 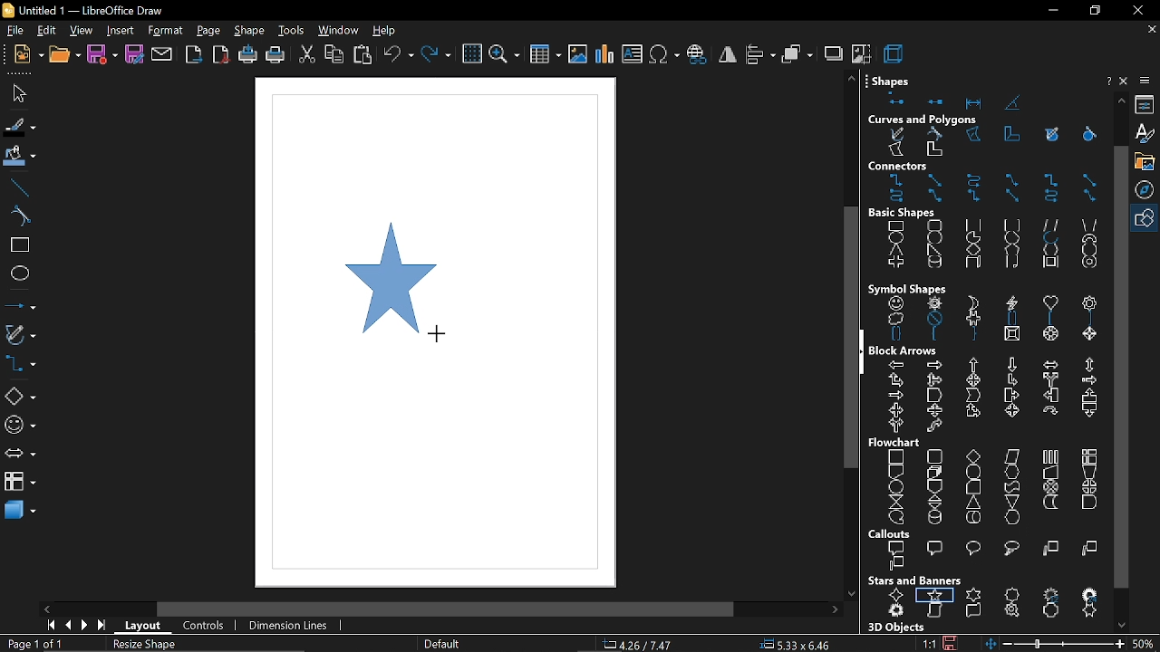 I want to click on symbol shapes, so click(x=988, y=319).